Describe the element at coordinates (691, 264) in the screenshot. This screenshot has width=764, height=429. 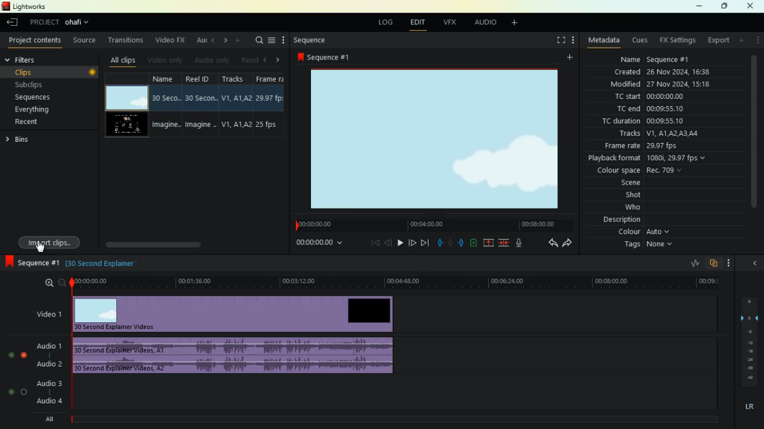
I see `rate` at that location.